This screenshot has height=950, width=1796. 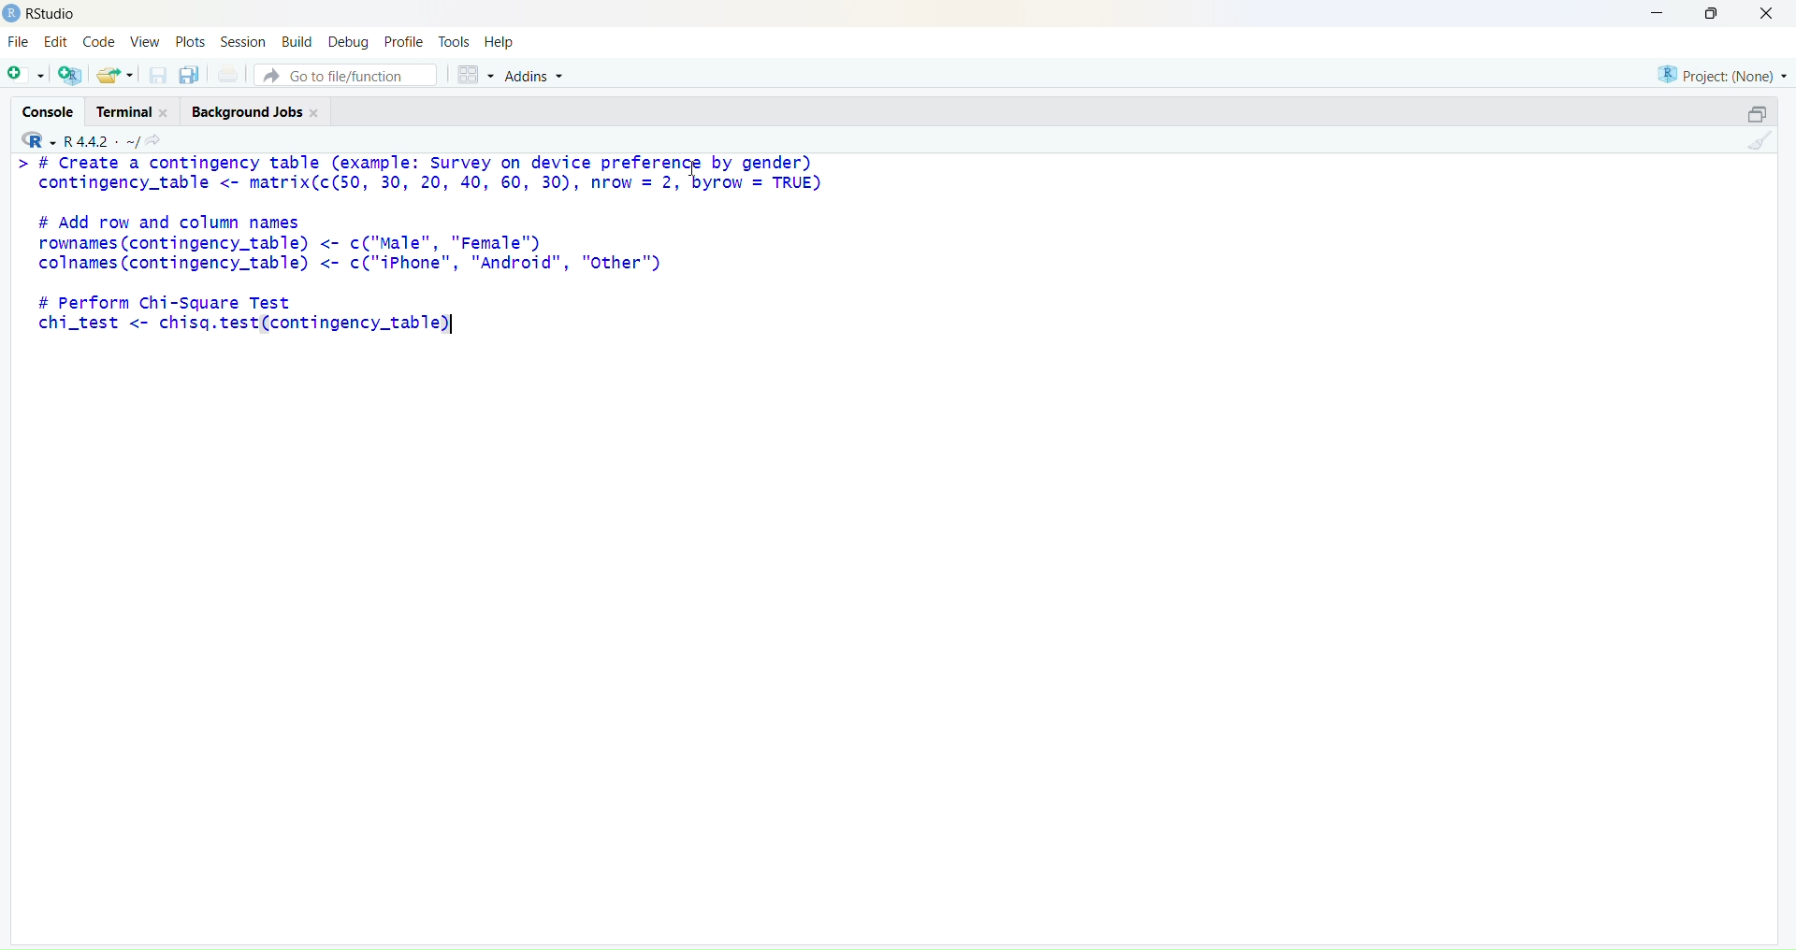 What do you see at coordinates (420, 175) in the screenshot?
I see `> # Create a contingency table (example: Survey on device preference by gender)
contingency_table <- matrix(c(50, 30, 20, 40, 60, 30), nrow = 2, byrow = TRUE)` at bounding box center [420, 175].